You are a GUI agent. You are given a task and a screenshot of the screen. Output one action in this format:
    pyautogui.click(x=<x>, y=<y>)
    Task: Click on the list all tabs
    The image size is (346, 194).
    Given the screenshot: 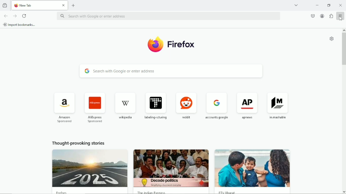 What is the action you would take?
    pyautogui.click(x=296, y=5)
    